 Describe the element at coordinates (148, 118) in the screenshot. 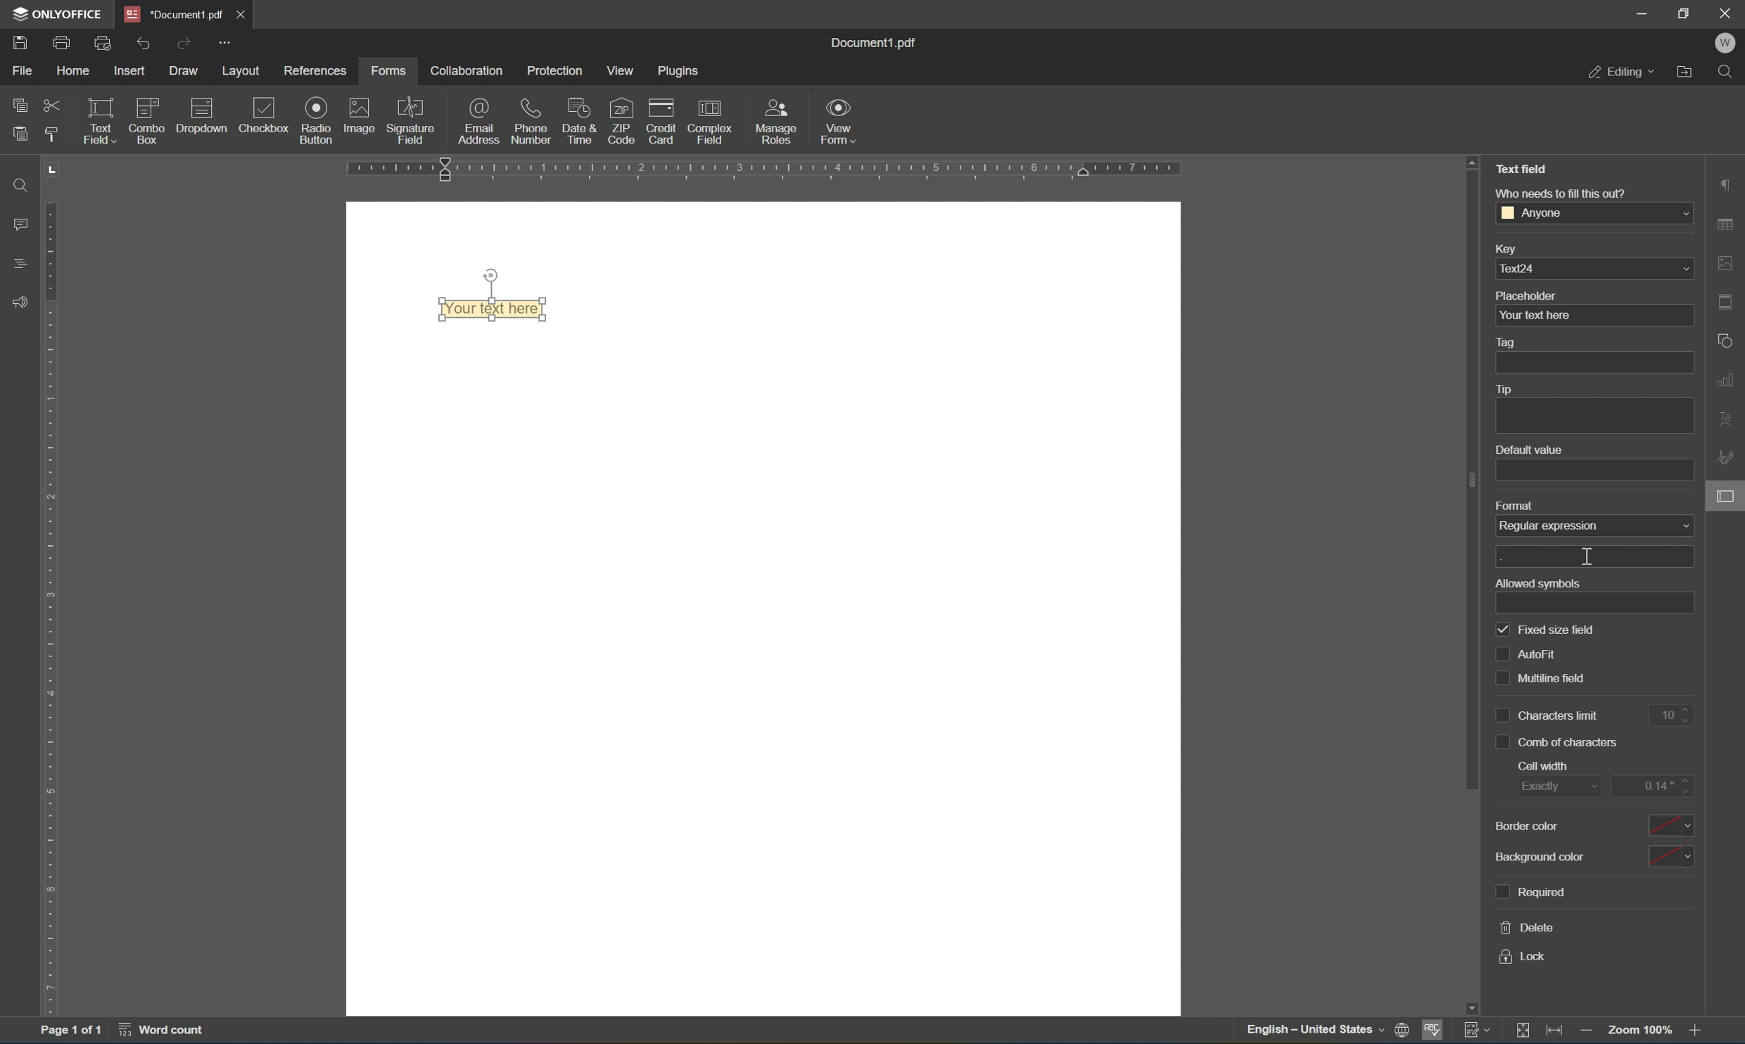

I see `icon` at that location.